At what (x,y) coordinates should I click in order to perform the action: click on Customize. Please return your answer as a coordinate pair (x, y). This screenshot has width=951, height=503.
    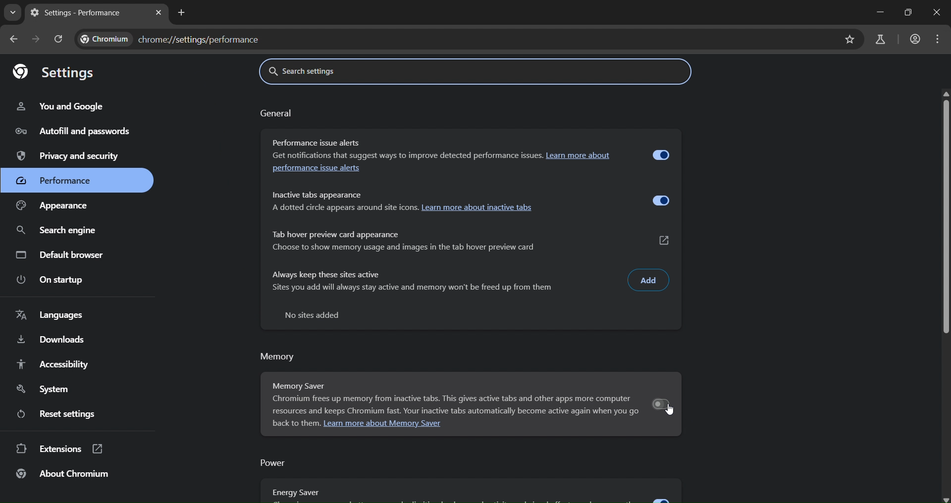
    Looking at the image, I should click on (663, 241).